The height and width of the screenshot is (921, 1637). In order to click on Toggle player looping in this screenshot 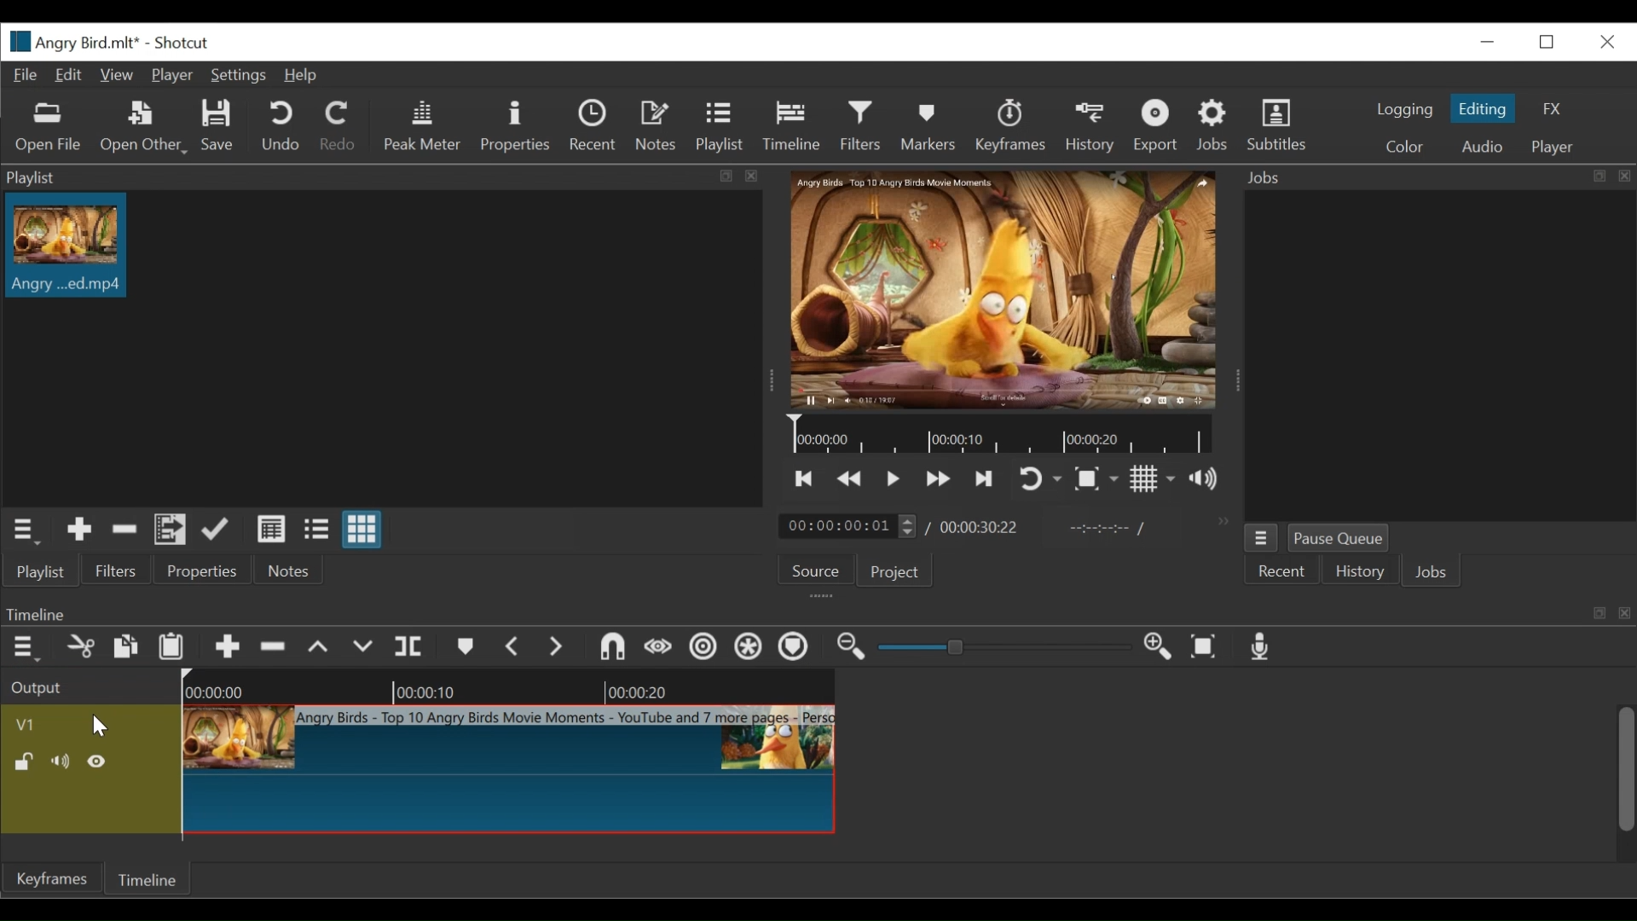, I will do `click(1039, 479)`.